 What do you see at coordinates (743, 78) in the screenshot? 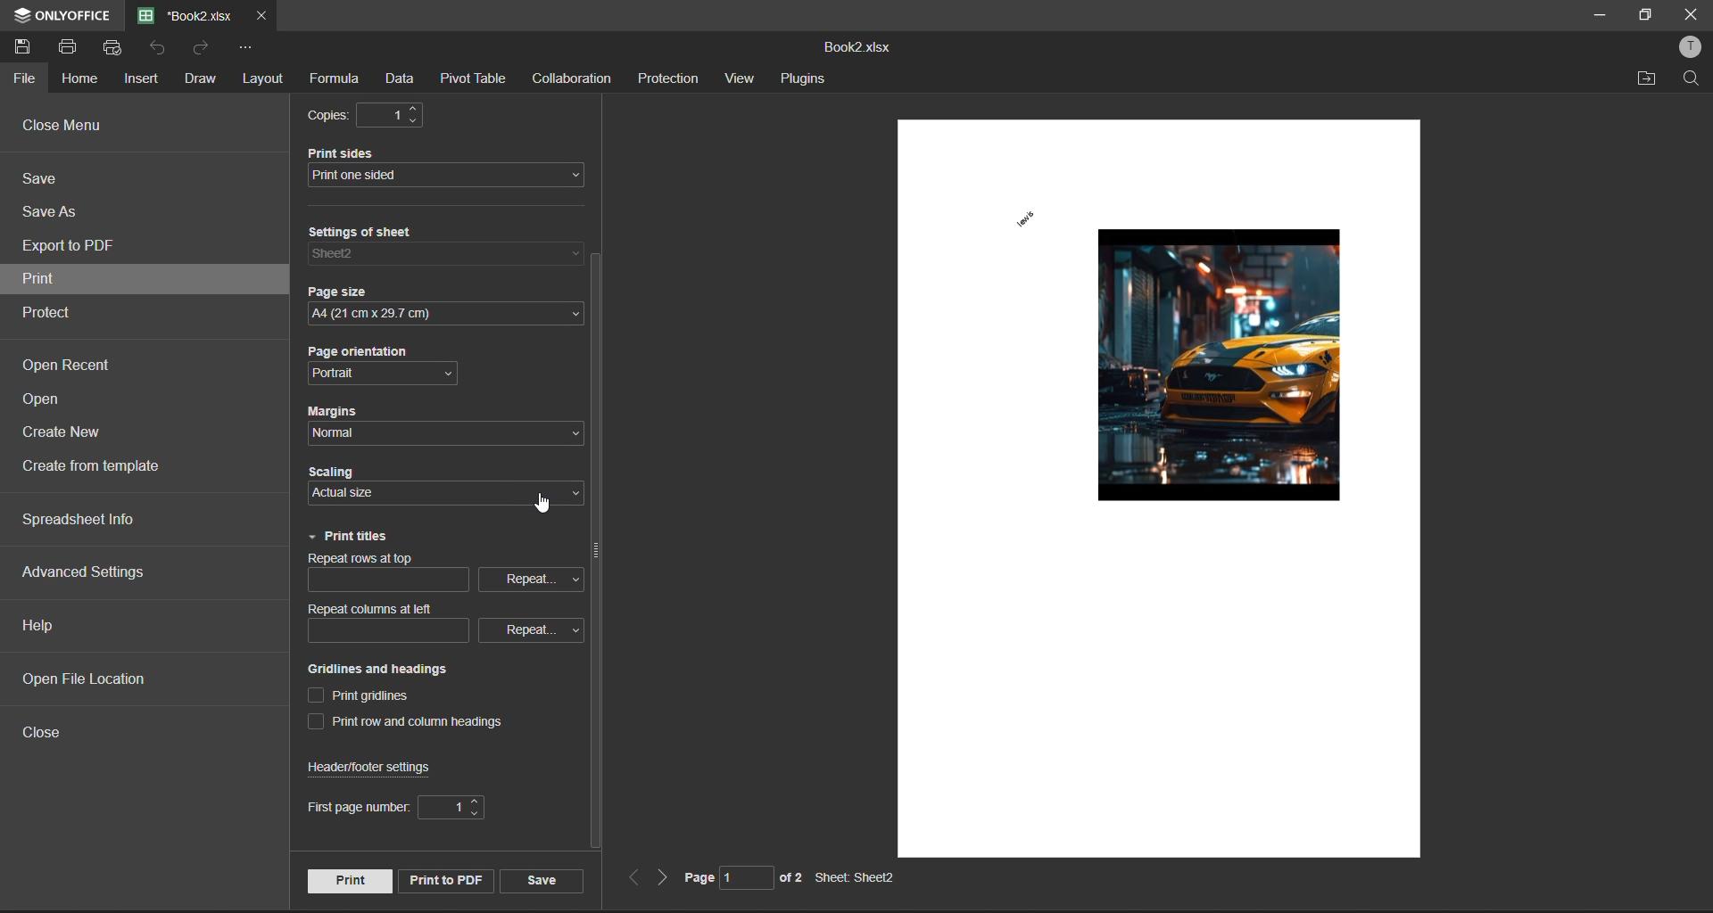
I see `view` at bounding box center [743, 78].